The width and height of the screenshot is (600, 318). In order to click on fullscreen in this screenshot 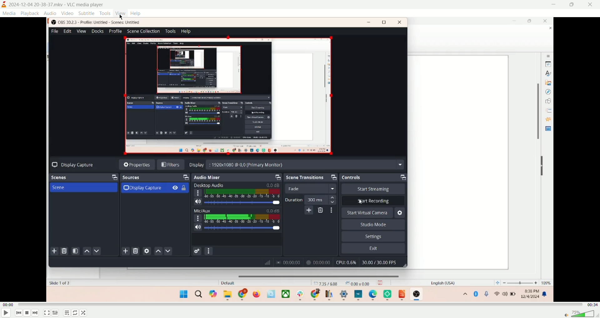, I will do `click(47, 313)`.